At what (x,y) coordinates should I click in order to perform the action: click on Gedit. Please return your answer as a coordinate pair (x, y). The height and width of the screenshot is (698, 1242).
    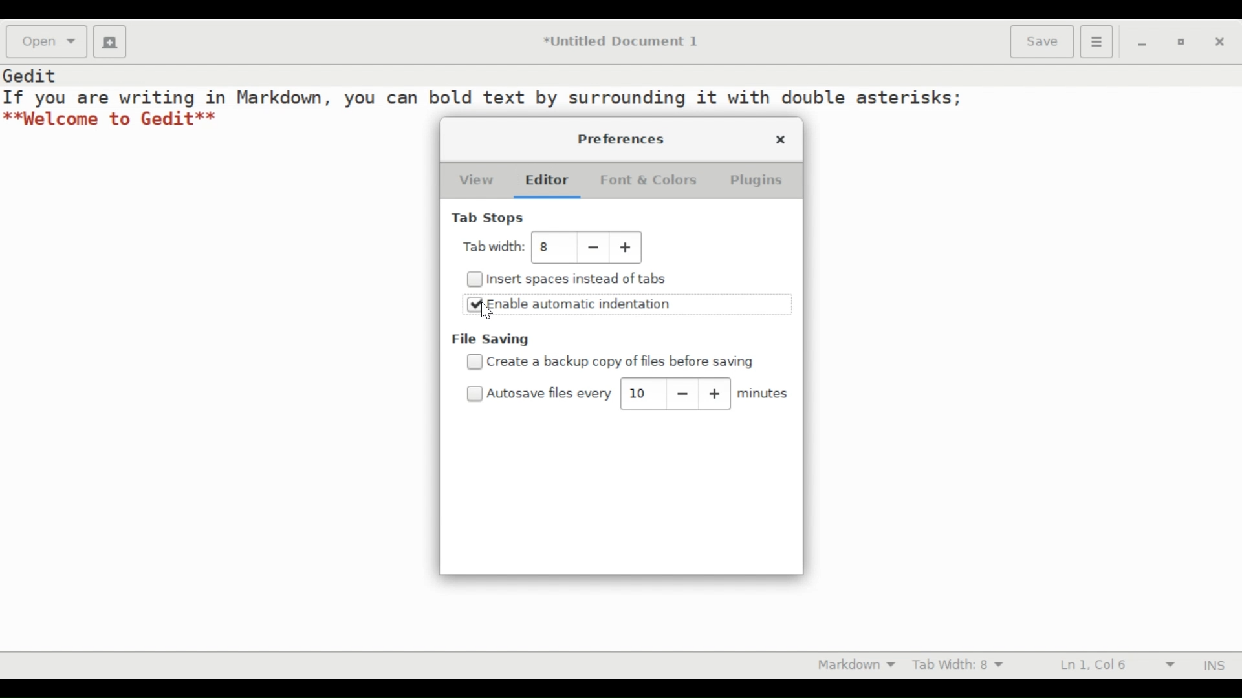
    Looking at the image, I should click on (31, 74).